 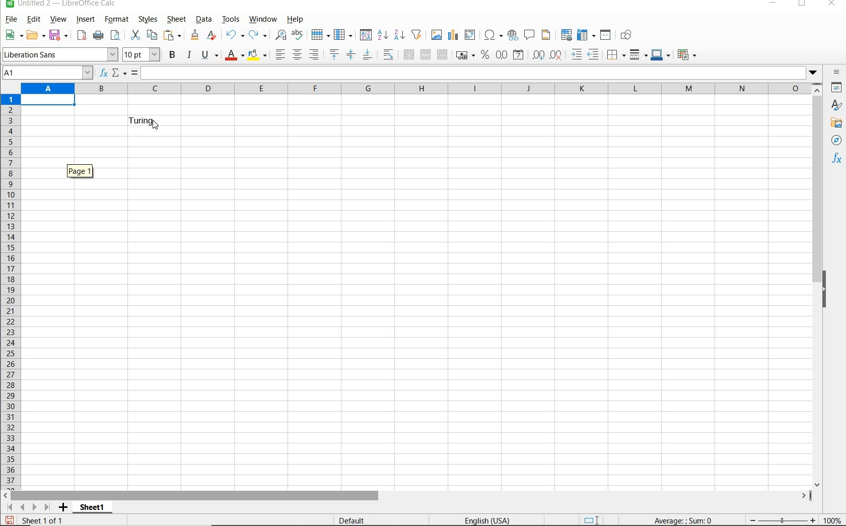 I want to click on DEFINE PRINT AREA, so click(x=565, y=35).